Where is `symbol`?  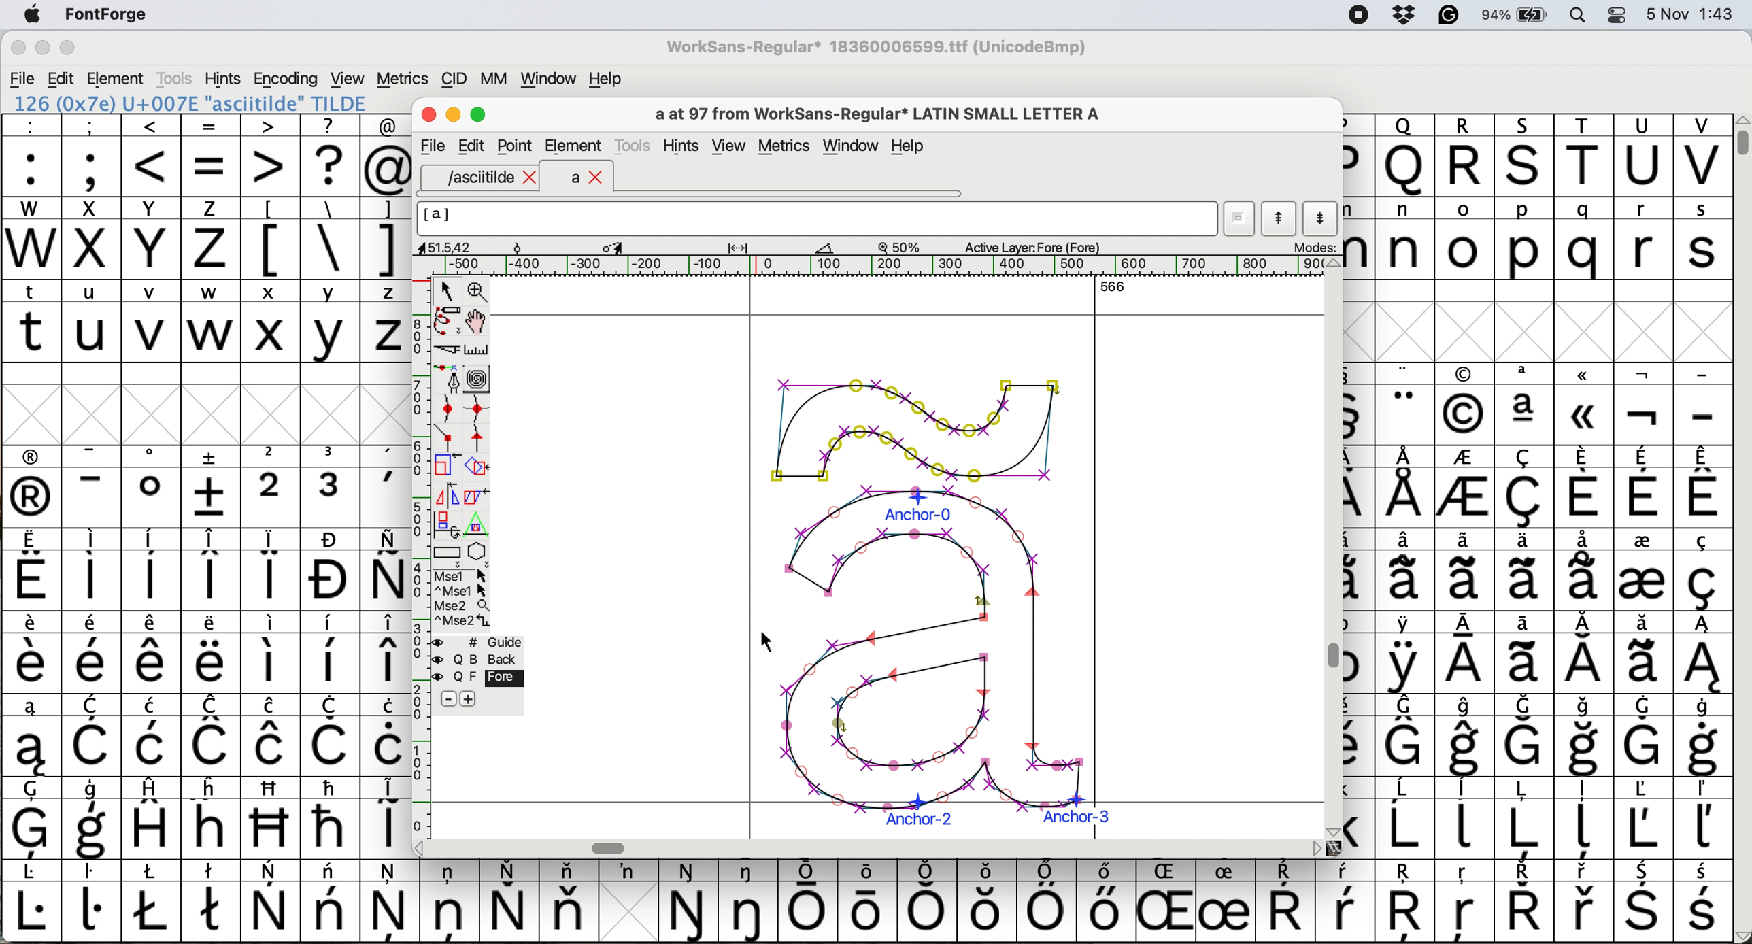 symbol is located at coordinates (152, 486).